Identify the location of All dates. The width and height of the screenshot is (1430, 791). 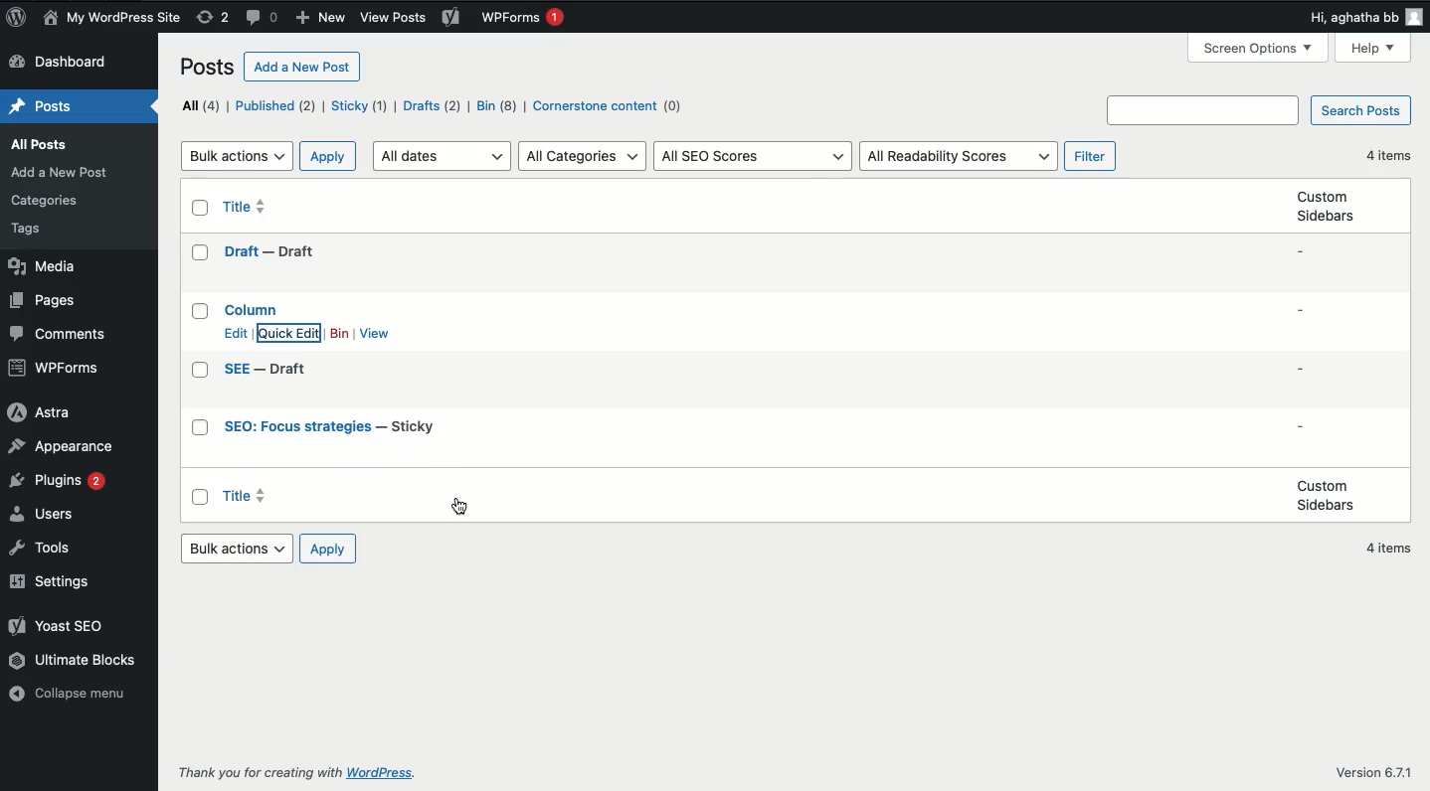
(445, 155).